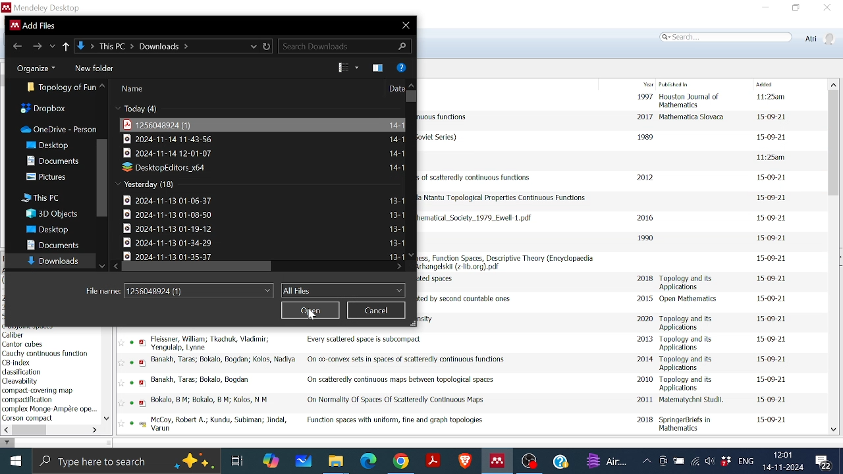  I want to click on Search, so click(726, 36).